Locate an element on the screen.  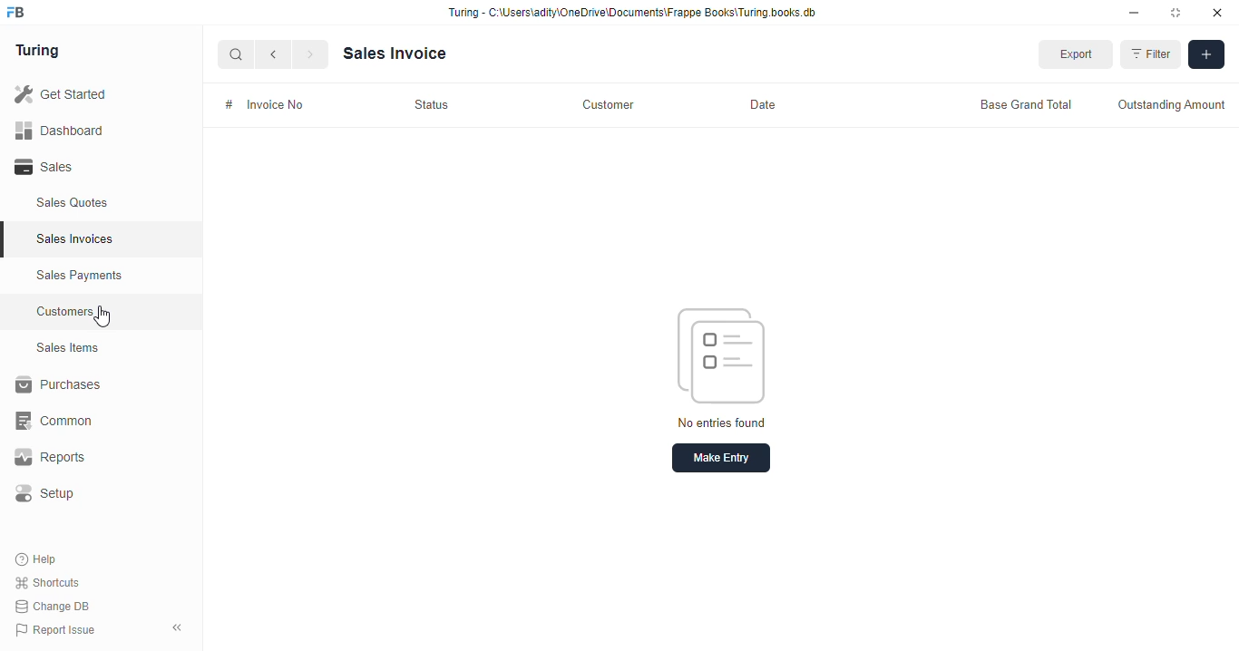
# Invoice No is located at coordinates (274, 103).